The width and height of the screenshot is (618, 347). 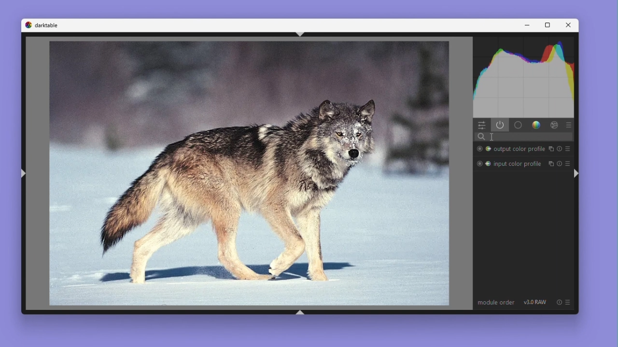 What do you see at coordinates (500, 125) in the screenshot?
I see `show only active modules` at bounding box center [500, 125].